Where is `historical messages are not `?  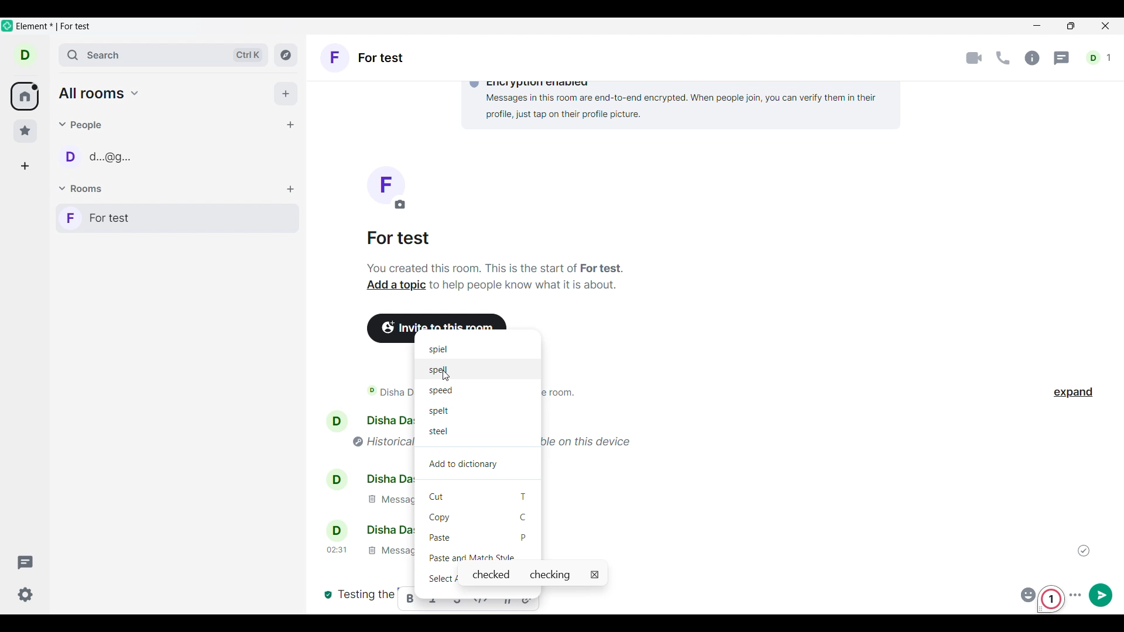 historical messages are not  is located at coordinates (376, 441).